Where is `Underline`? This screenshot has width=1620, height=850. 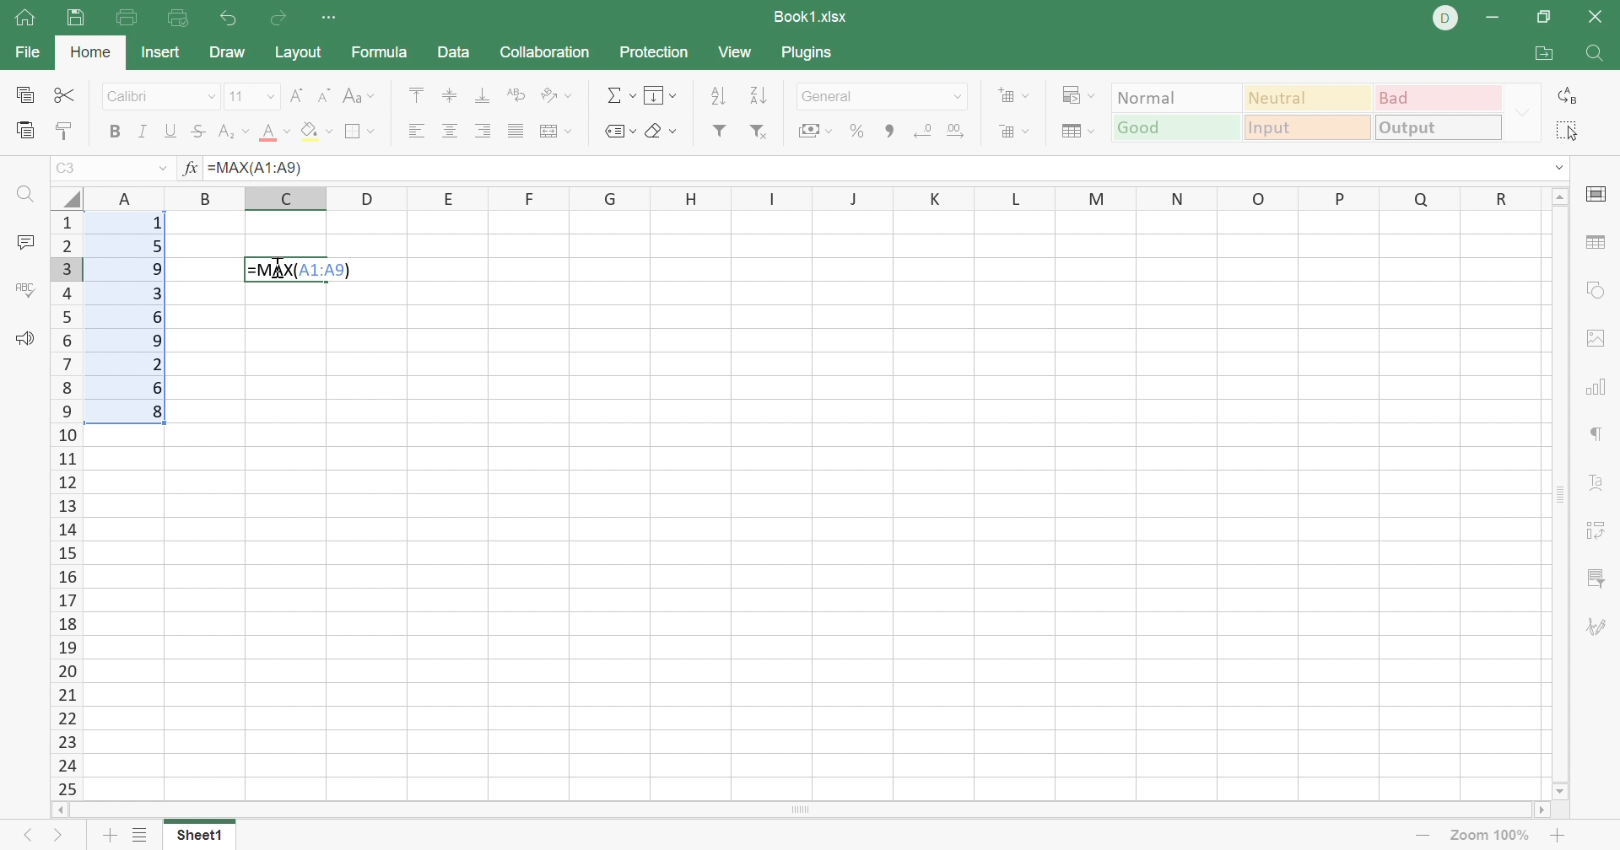
Underline is located at coordinates (173, 131).